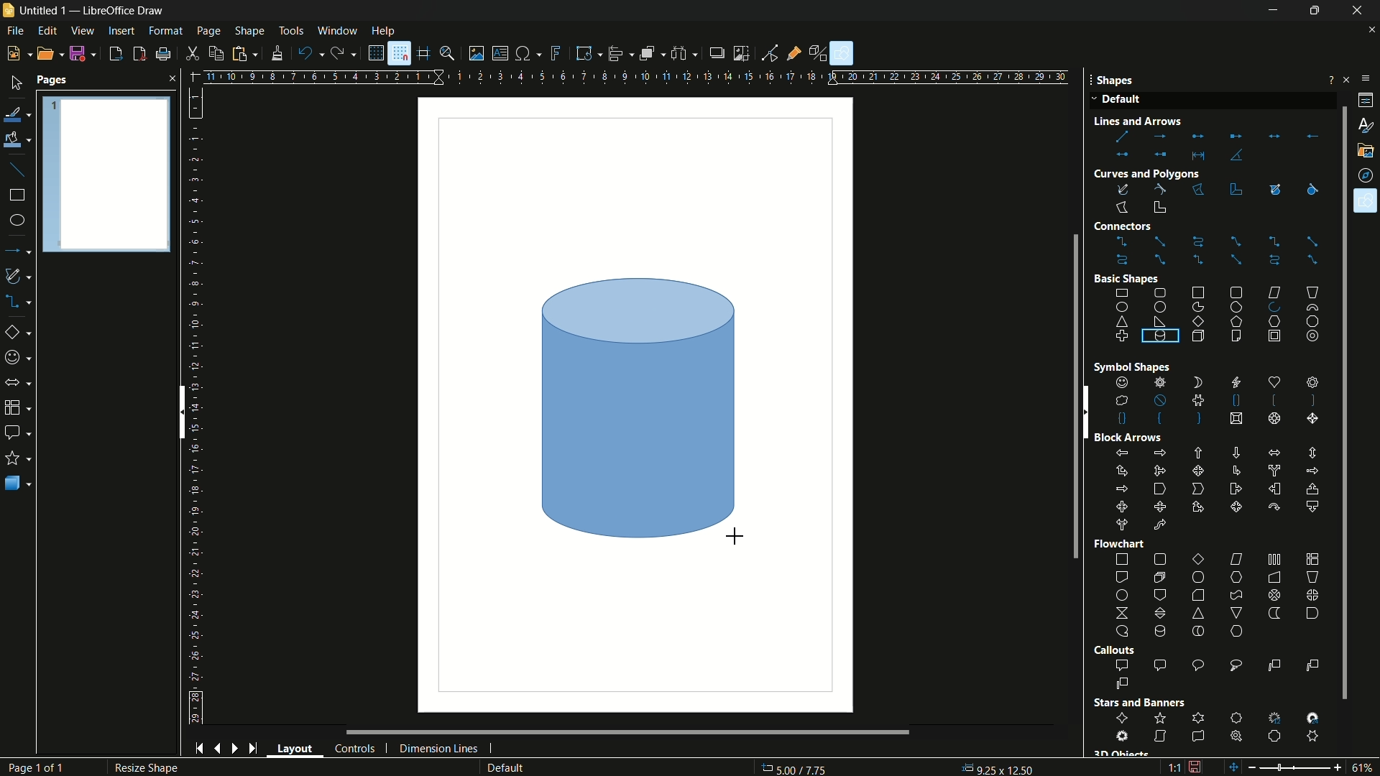  I want to click on end page, so click(252, 749).